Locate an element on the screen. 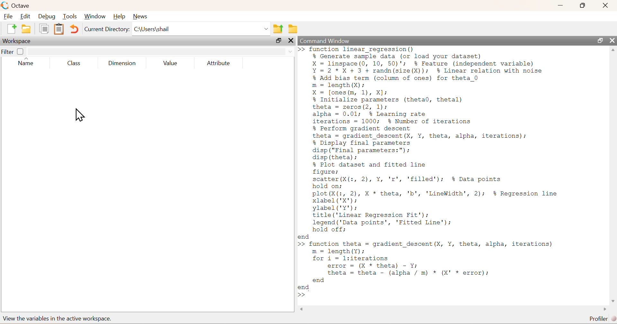 This screenshot has width=617, height=324. folder is located at coordinates (26, 29).